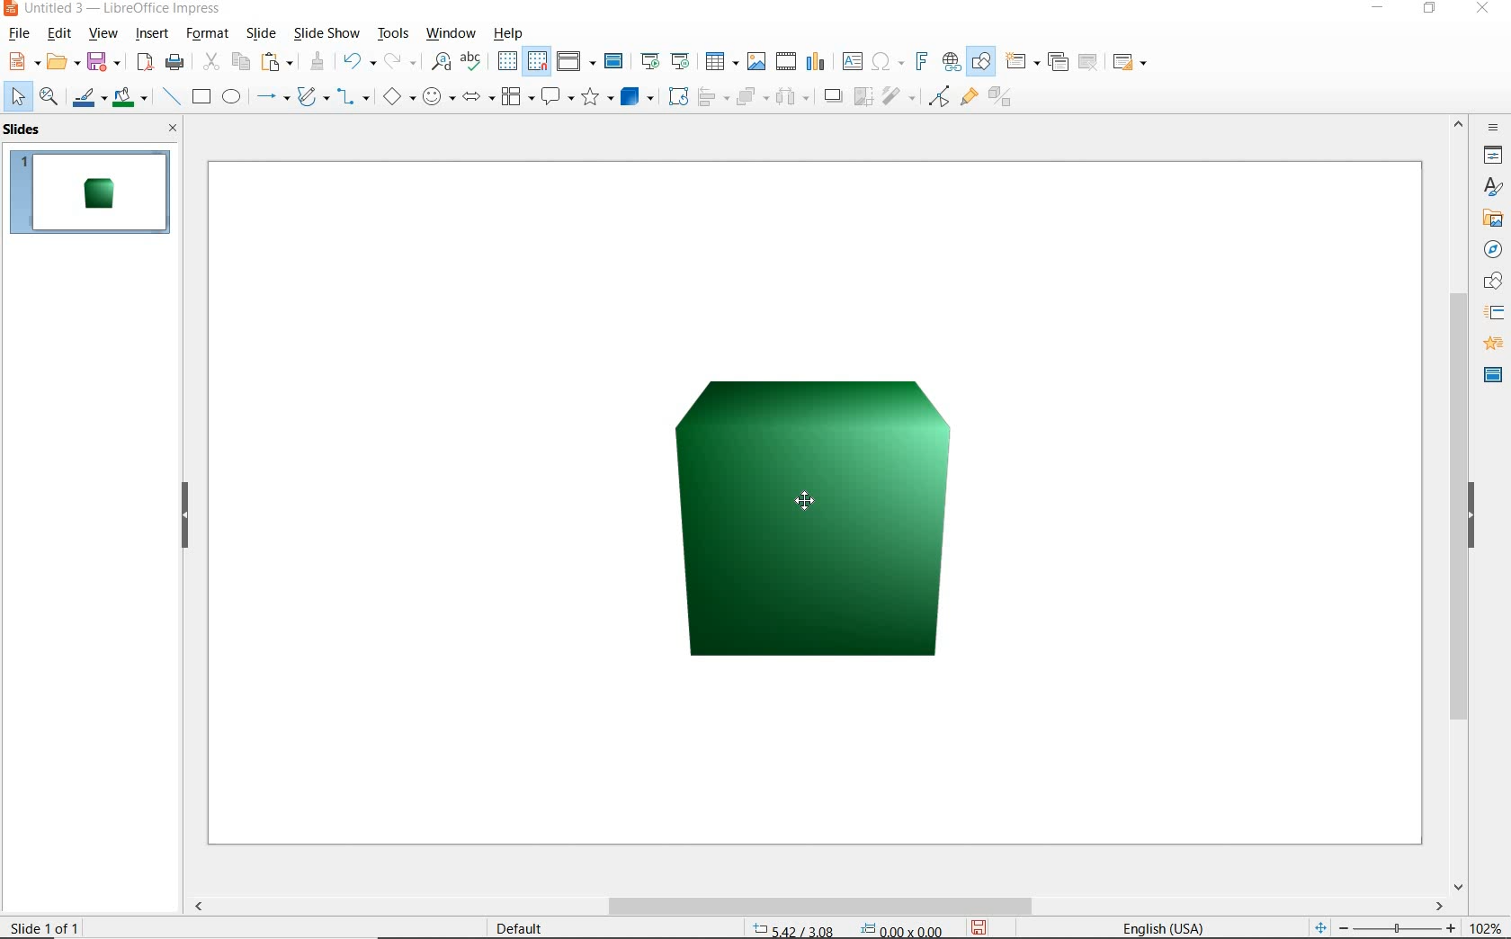  Describe the element at coordinates (577, 62) in the screenshot. I see `display views` at that location.